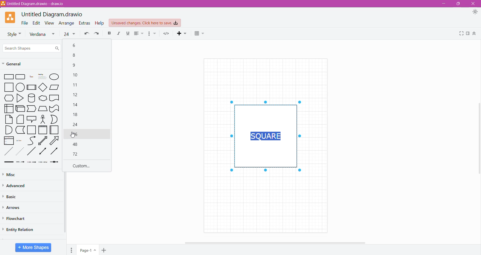 The width and height of the screenshot is (481, 255). I want to click on 26, so click(87, 135).